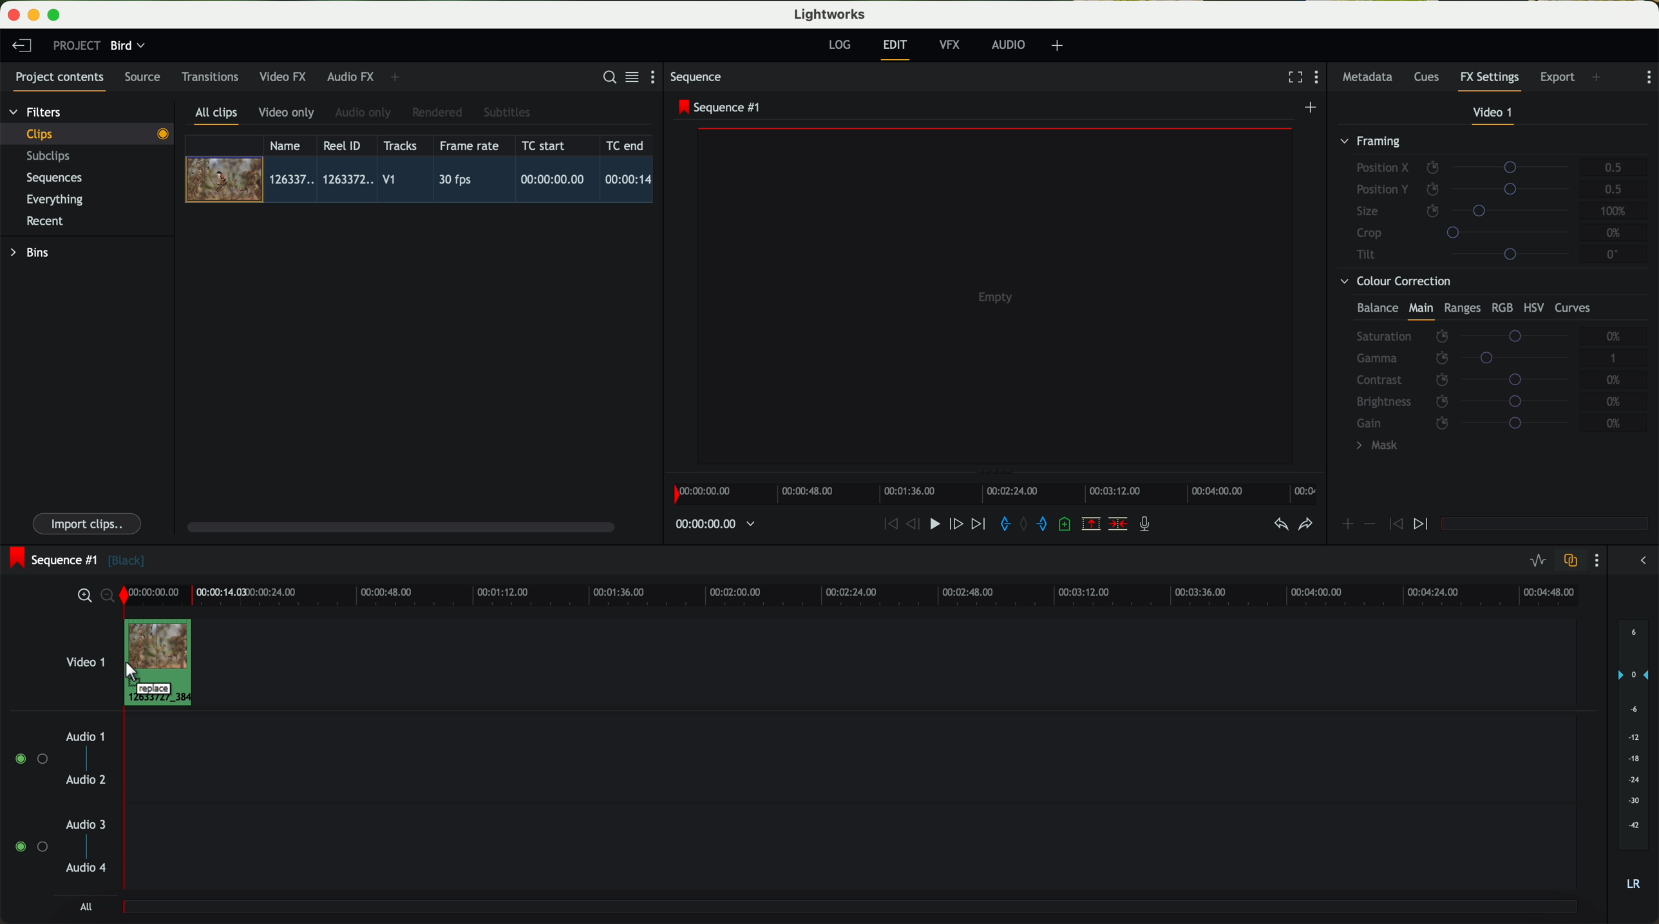 The image size is (1659, 924). Describe the element at coordinates (1469, 254) in the screenshot. I see `tilt` at that location.